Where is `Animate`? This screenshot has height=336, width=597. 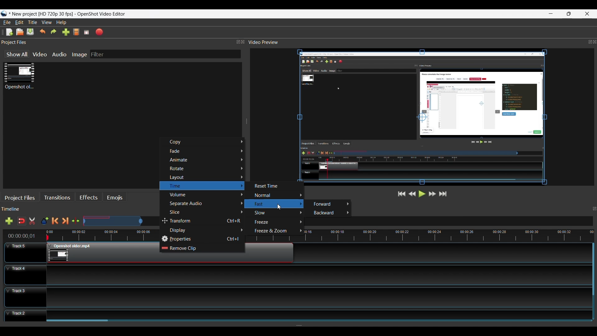 Animate is located at coordinates (206, 160).